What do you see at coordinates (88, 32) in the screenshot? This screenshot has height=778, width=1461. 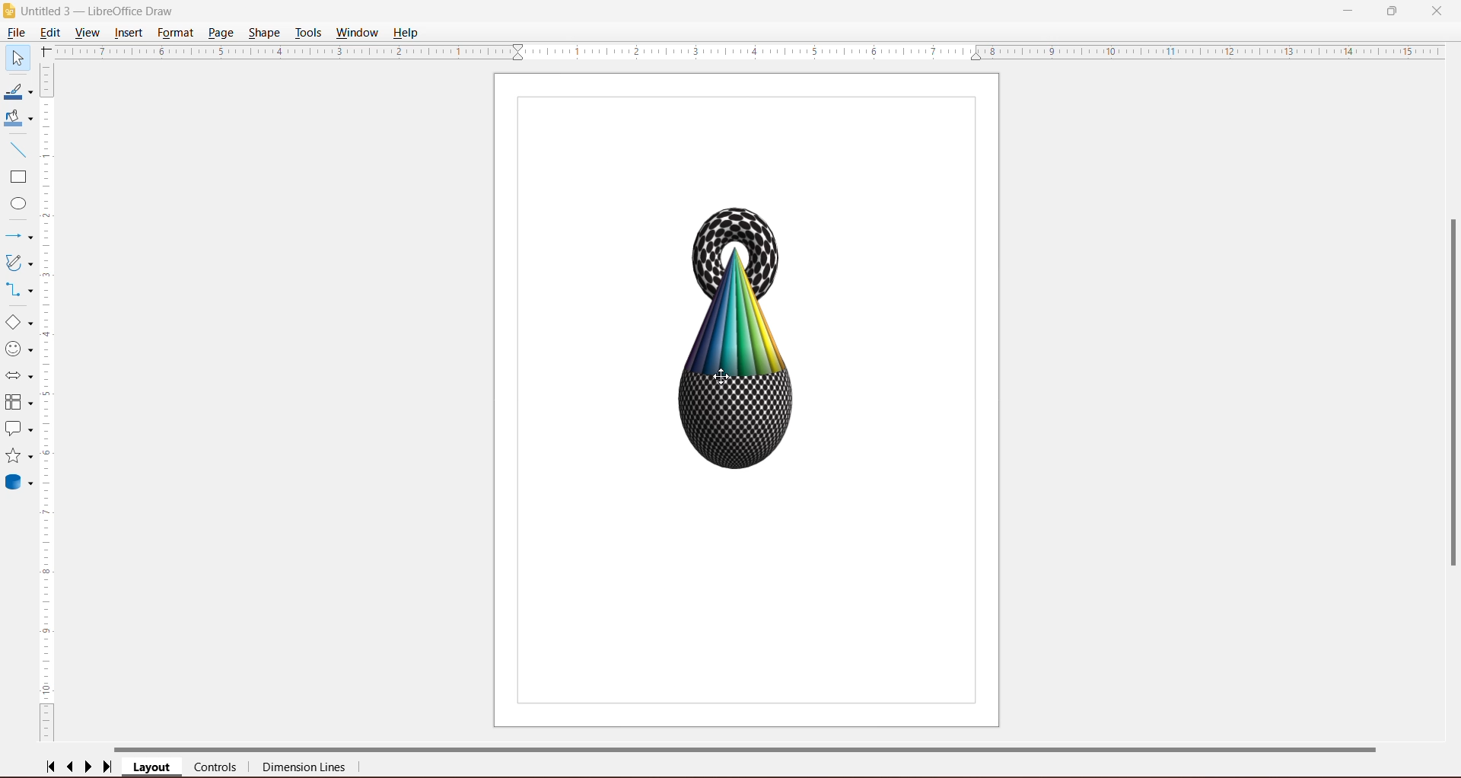 I see `View` at bounding box center [88, 32].